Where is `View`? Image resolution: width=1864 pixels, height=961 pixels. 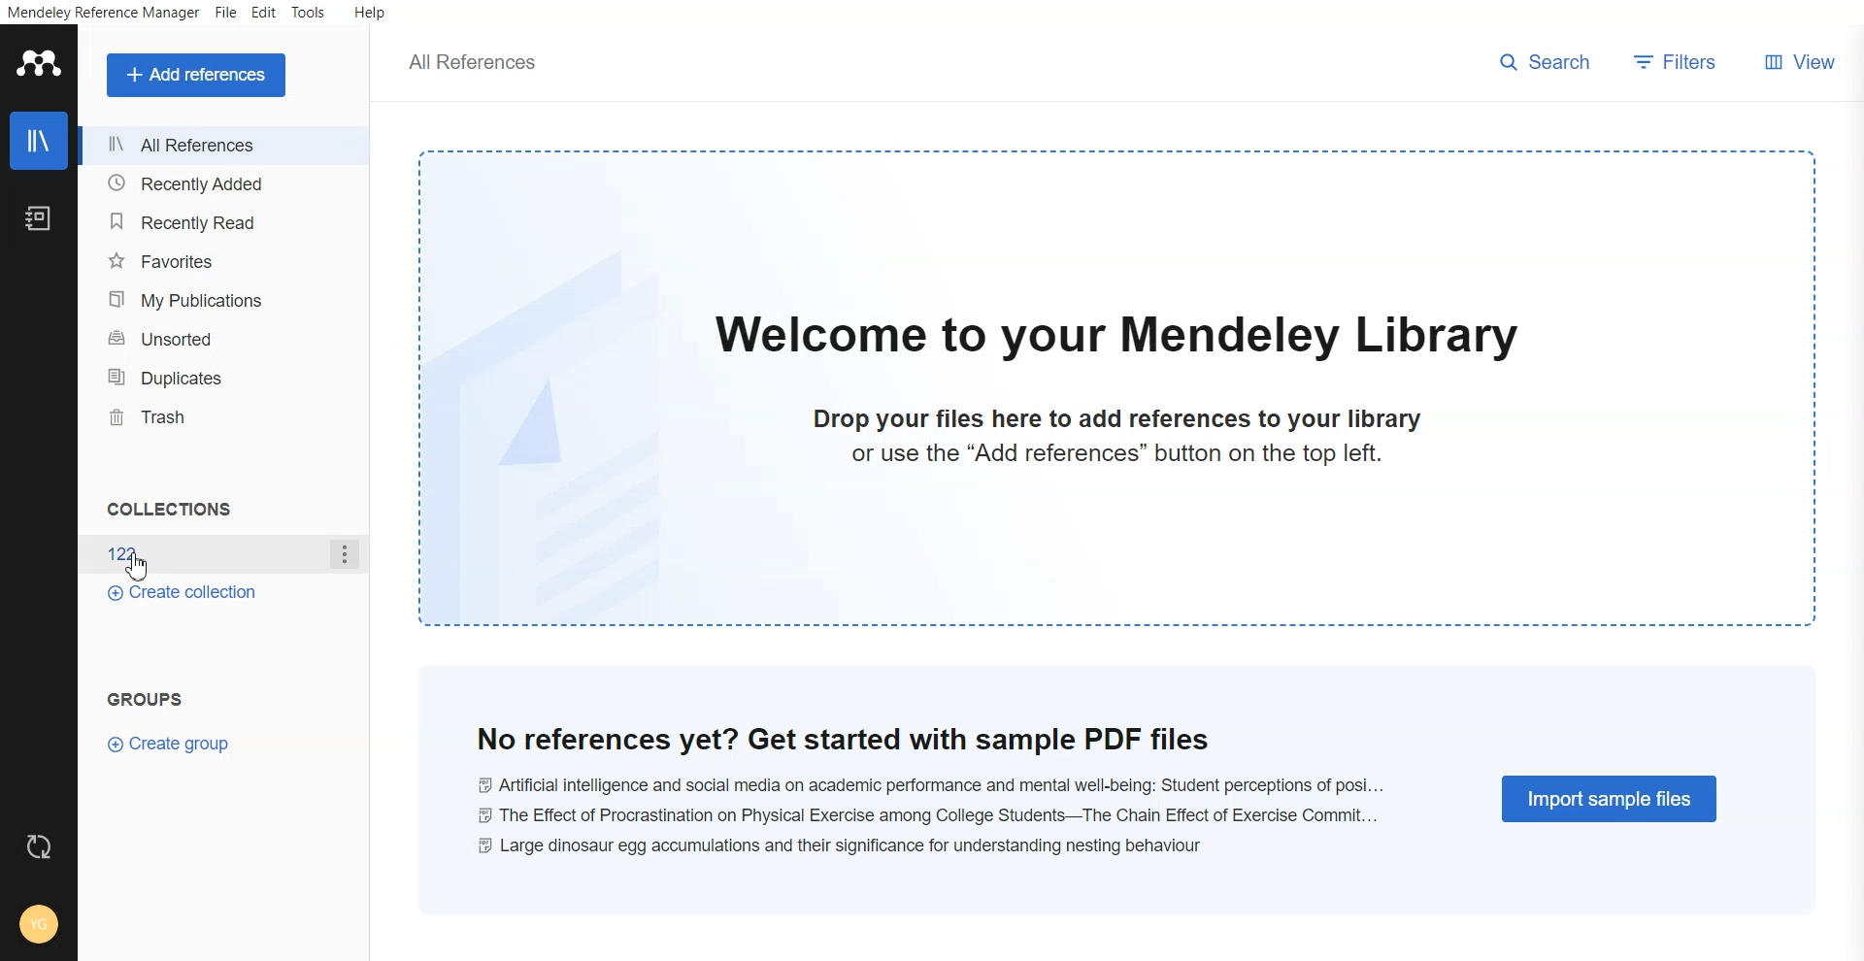 View is located at coordinates (1795, 60).